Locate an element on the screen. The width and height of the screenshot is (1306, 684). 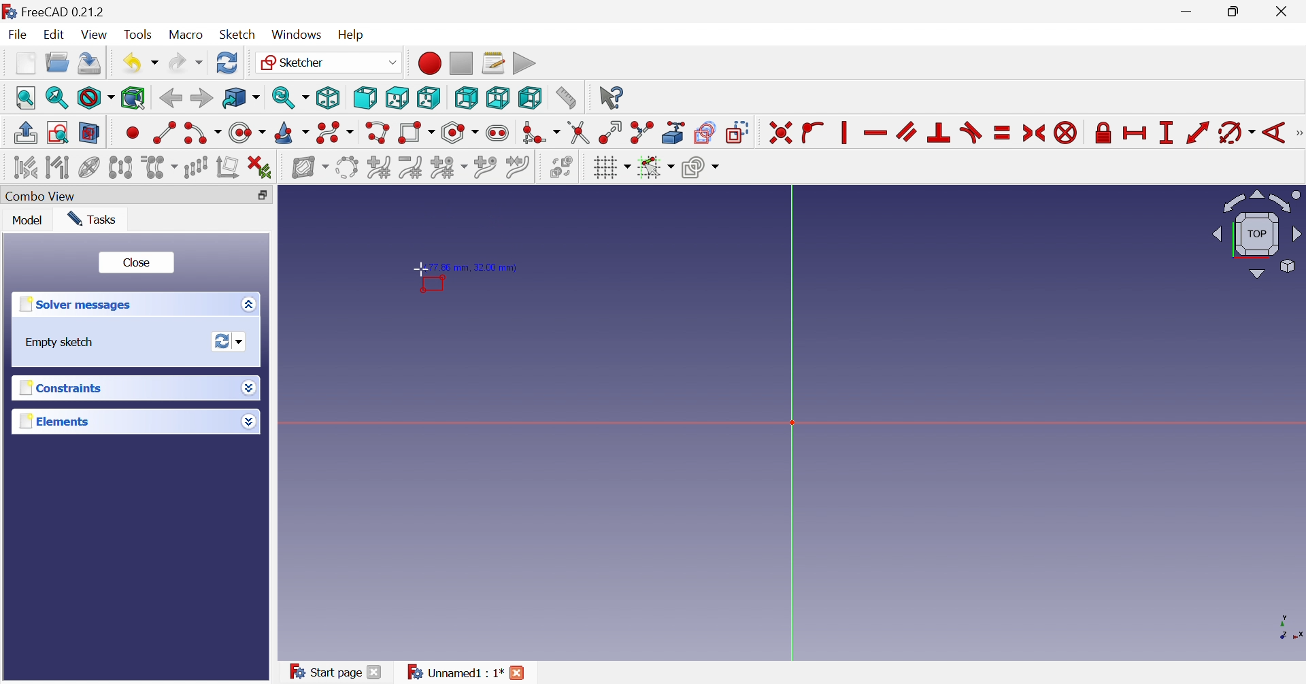
Model is located at coordinates (28, 222).